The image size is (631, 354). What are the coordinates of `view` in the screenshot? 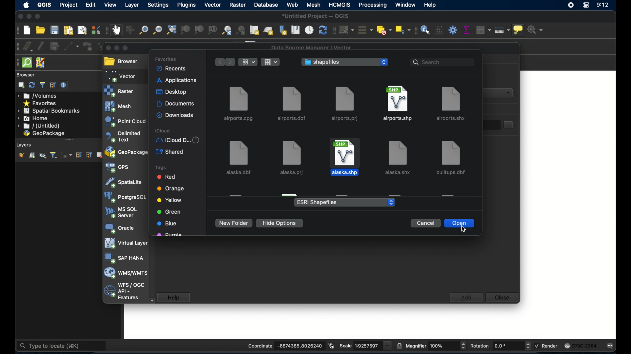 It's located at (111, 5).